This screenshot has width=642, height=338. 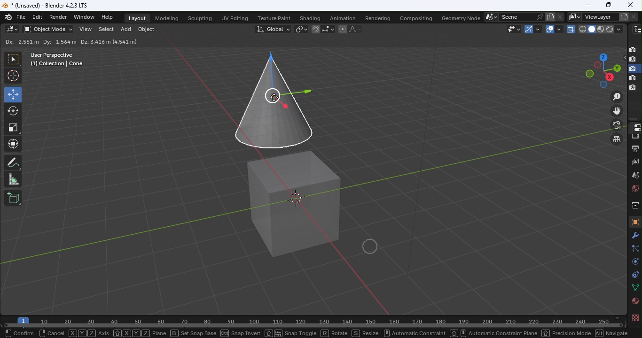 What do you see at coordinates (125, 42) in the screenshot?
I see `Select box` at bounding box center [125, 42].